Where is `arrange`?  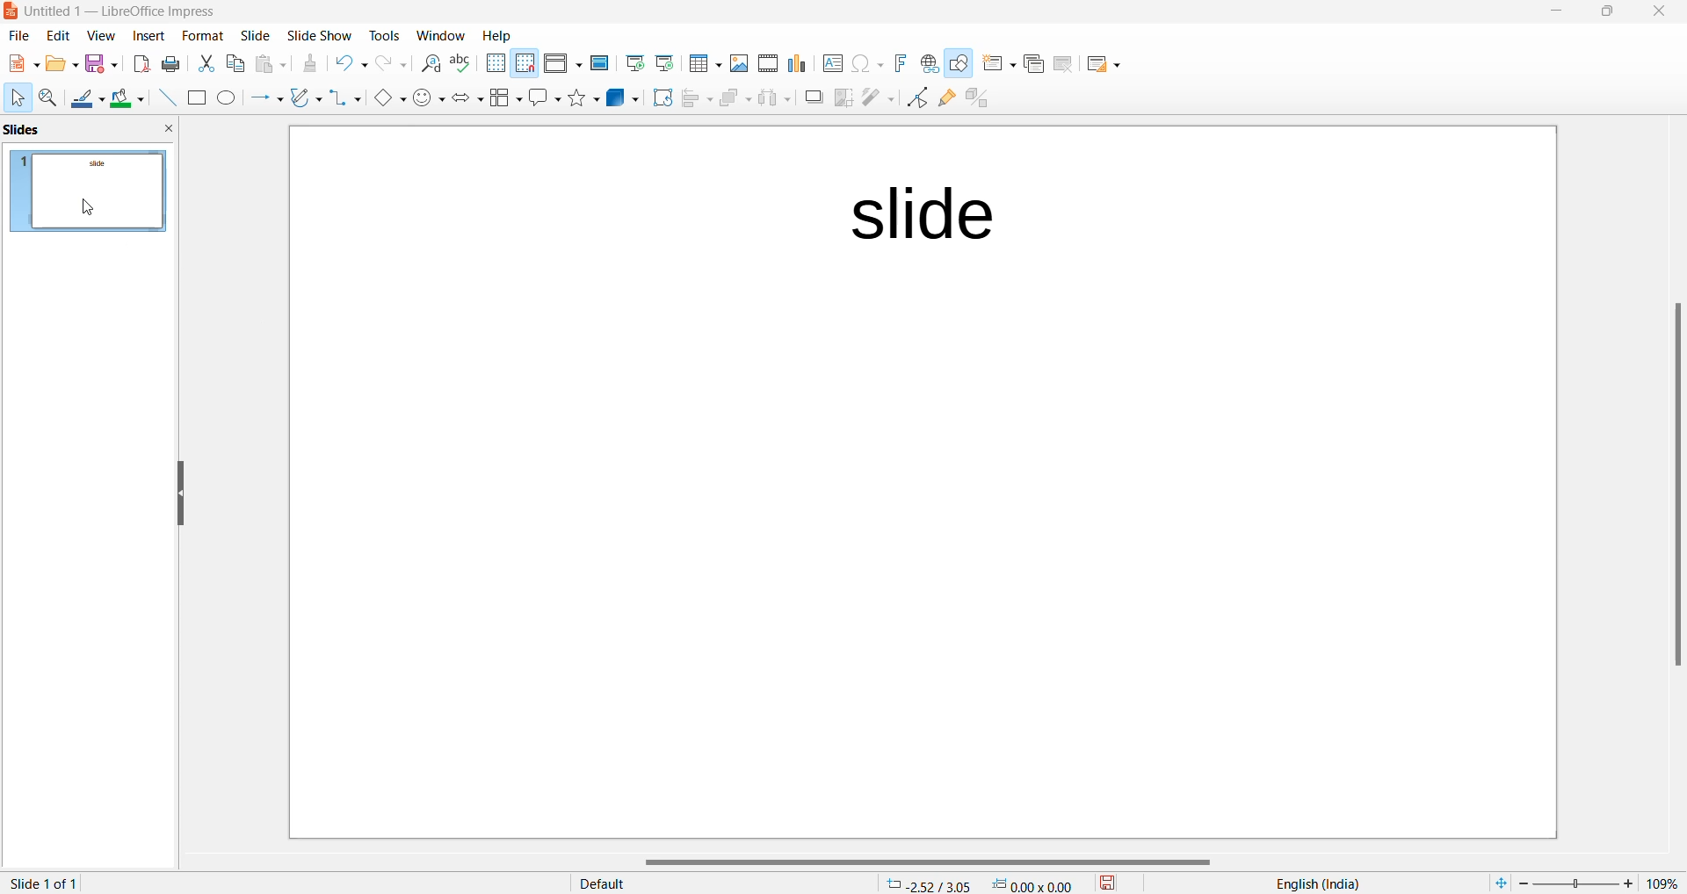 arrange is located at coordinates (735, 102).